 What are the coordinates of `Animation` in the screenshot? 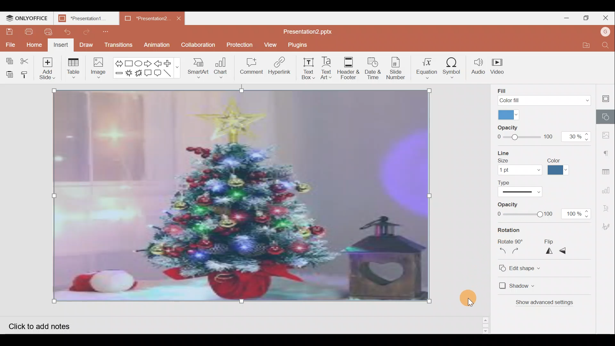 It's located at (159, 44).